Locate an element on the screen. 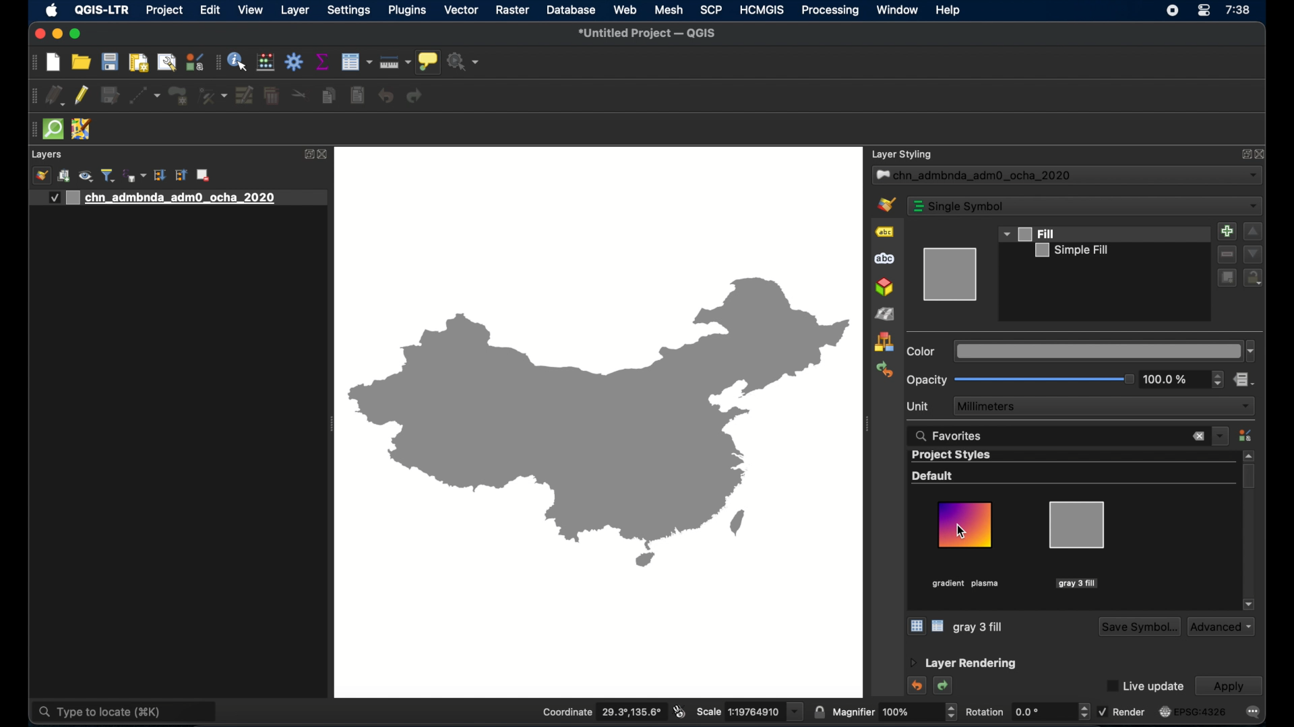 The width and height of the screenshot is (1294, 727). lock is located at coordinates (1253, 279).